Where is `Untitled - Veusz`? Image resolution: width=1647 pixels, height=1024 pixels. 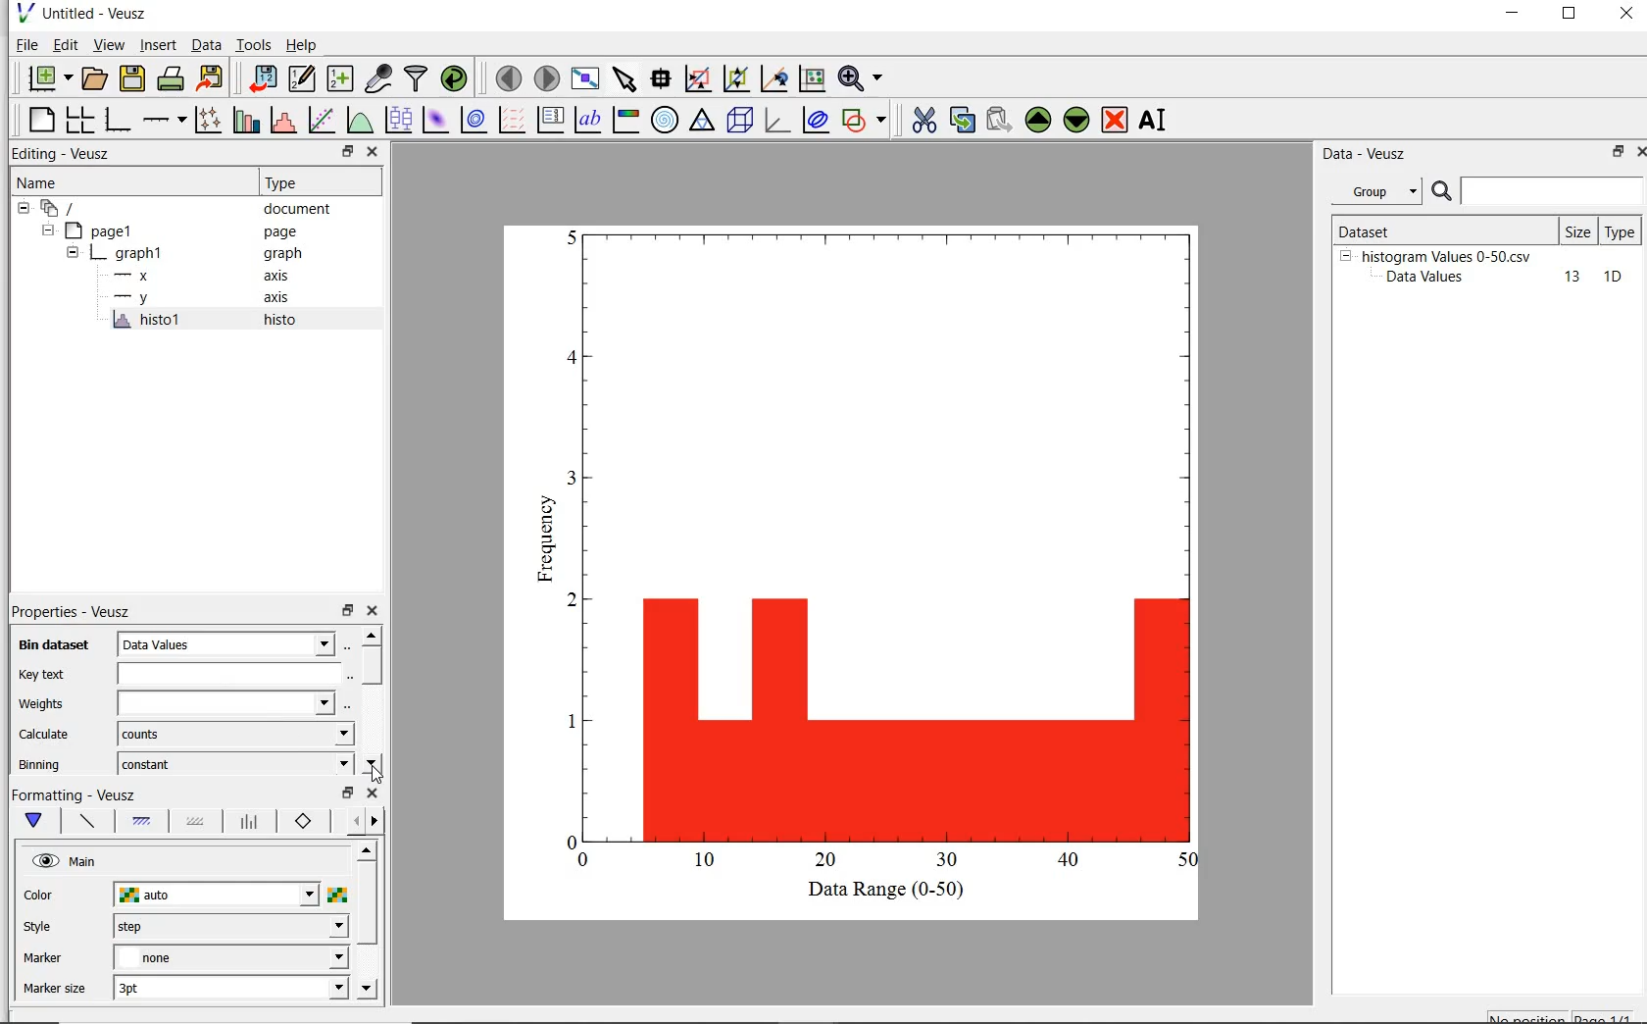 Untitled - Veusz is located at coordinates (99, 13).